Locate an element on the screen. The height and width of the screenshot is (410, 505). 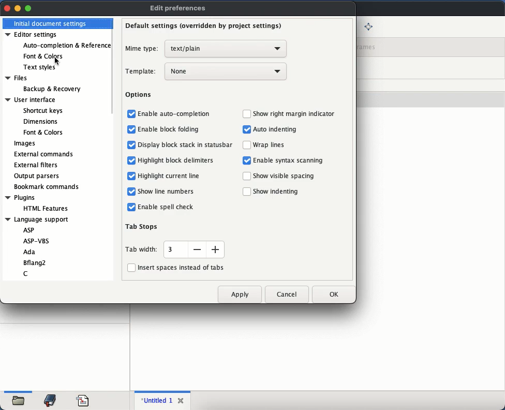
Enable syntax scanning is located at coordinates (289, 160).